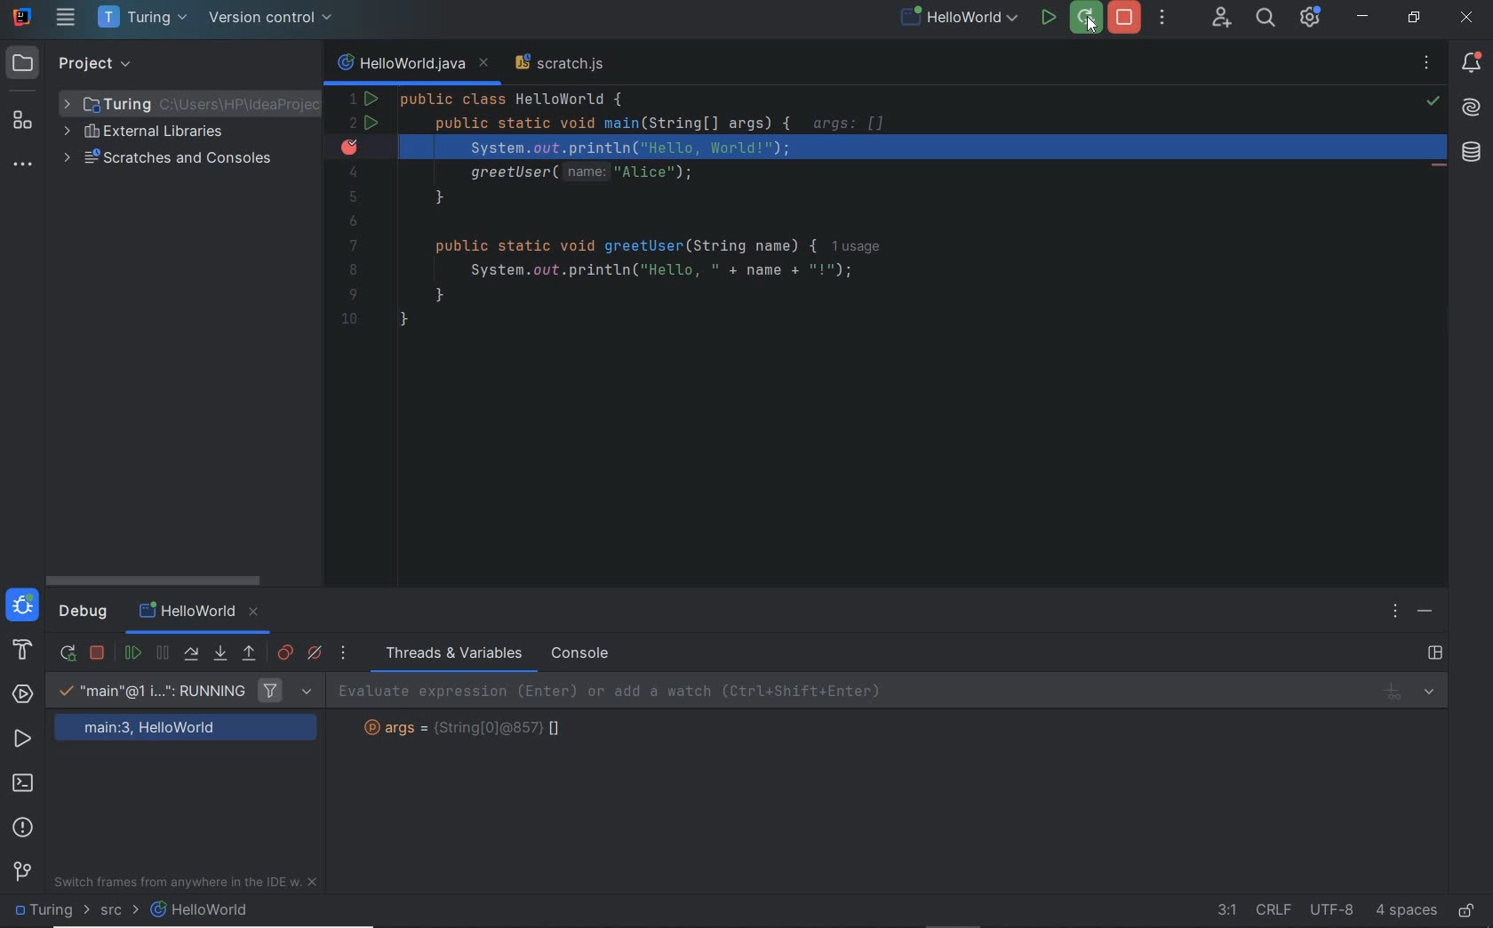 This screenshot has width=1493, height=928. What do you see at coordinates (160, 577) in the screenshot?
I see `scroll bar` at bounding box center [160, 577].